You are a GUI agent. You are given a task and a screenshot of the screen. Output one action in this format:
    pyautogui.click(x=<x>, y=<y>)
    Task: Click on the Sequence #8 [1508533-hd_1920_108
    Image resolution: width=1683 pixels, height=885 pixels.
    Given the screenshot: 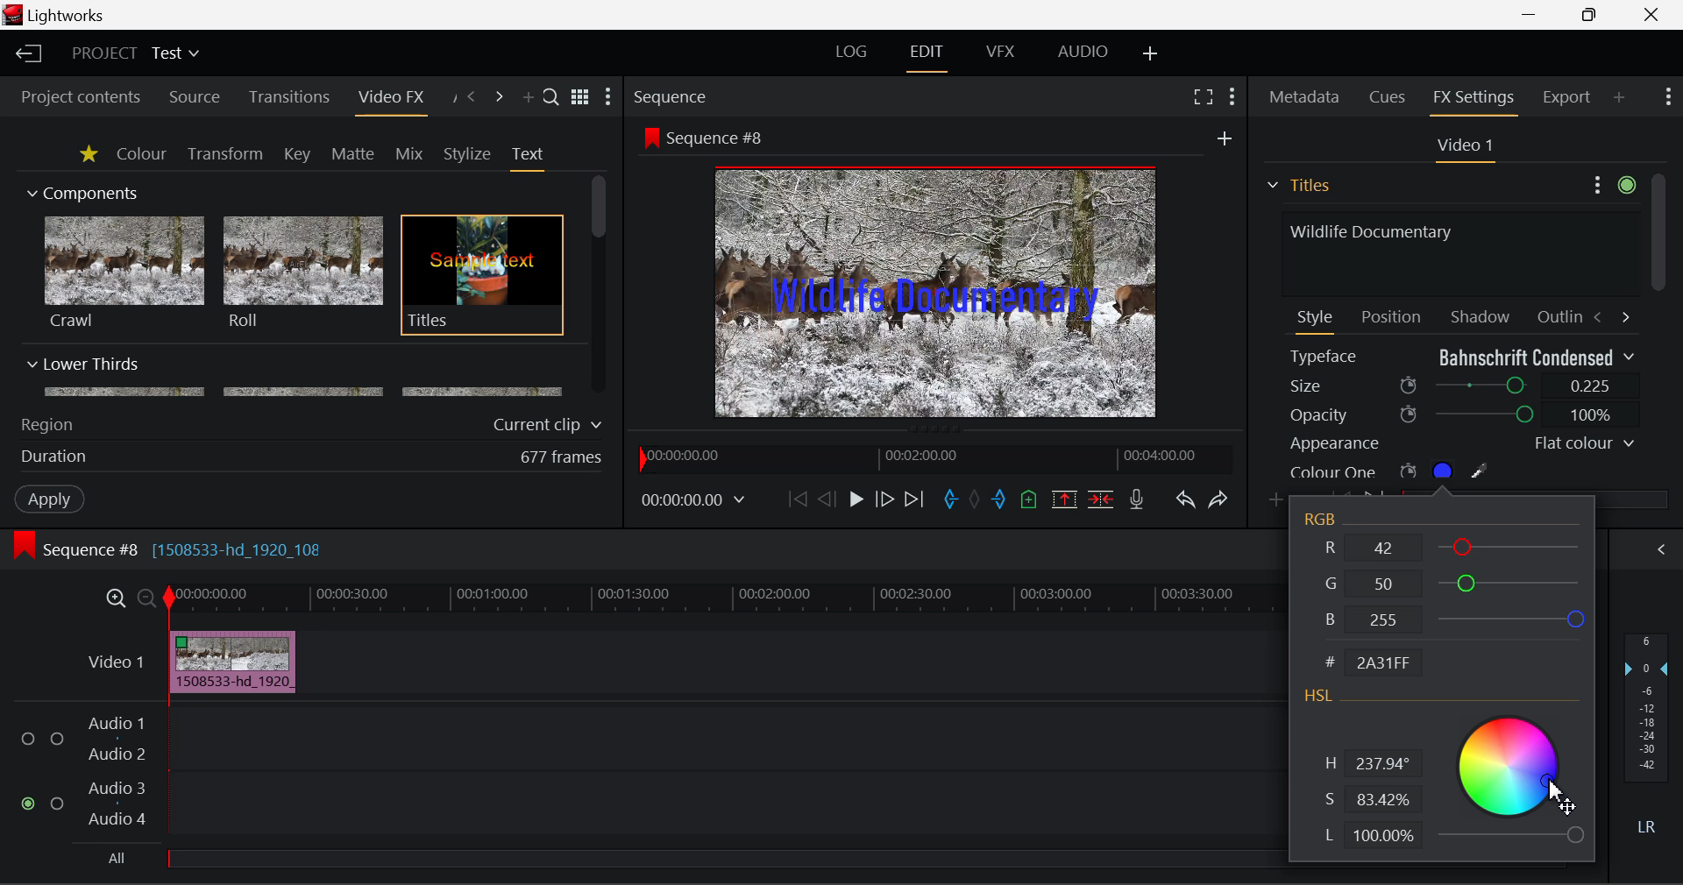 What is the action you would take?
    pyautogui.click(x=186, y=549)
    